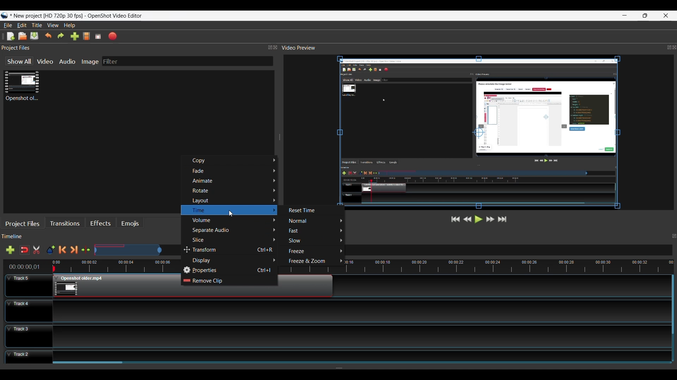  Describe the element at coordinates (23, 36) in the screenshot. I see `Open File` at that location.